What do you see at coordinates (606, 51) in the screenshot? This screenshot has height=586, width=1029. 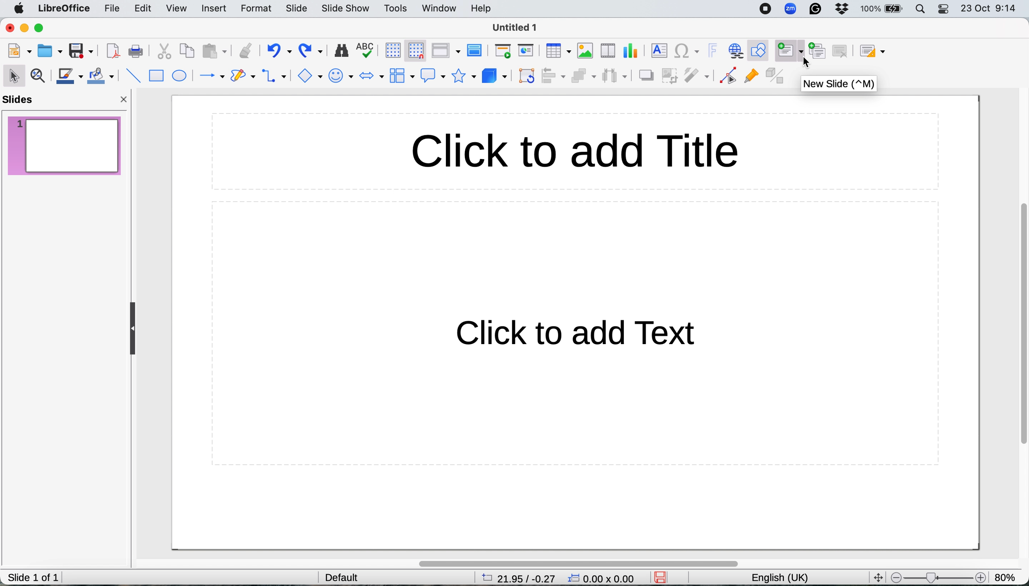 I see `insert audio or video` at bounding box center [606, 51].